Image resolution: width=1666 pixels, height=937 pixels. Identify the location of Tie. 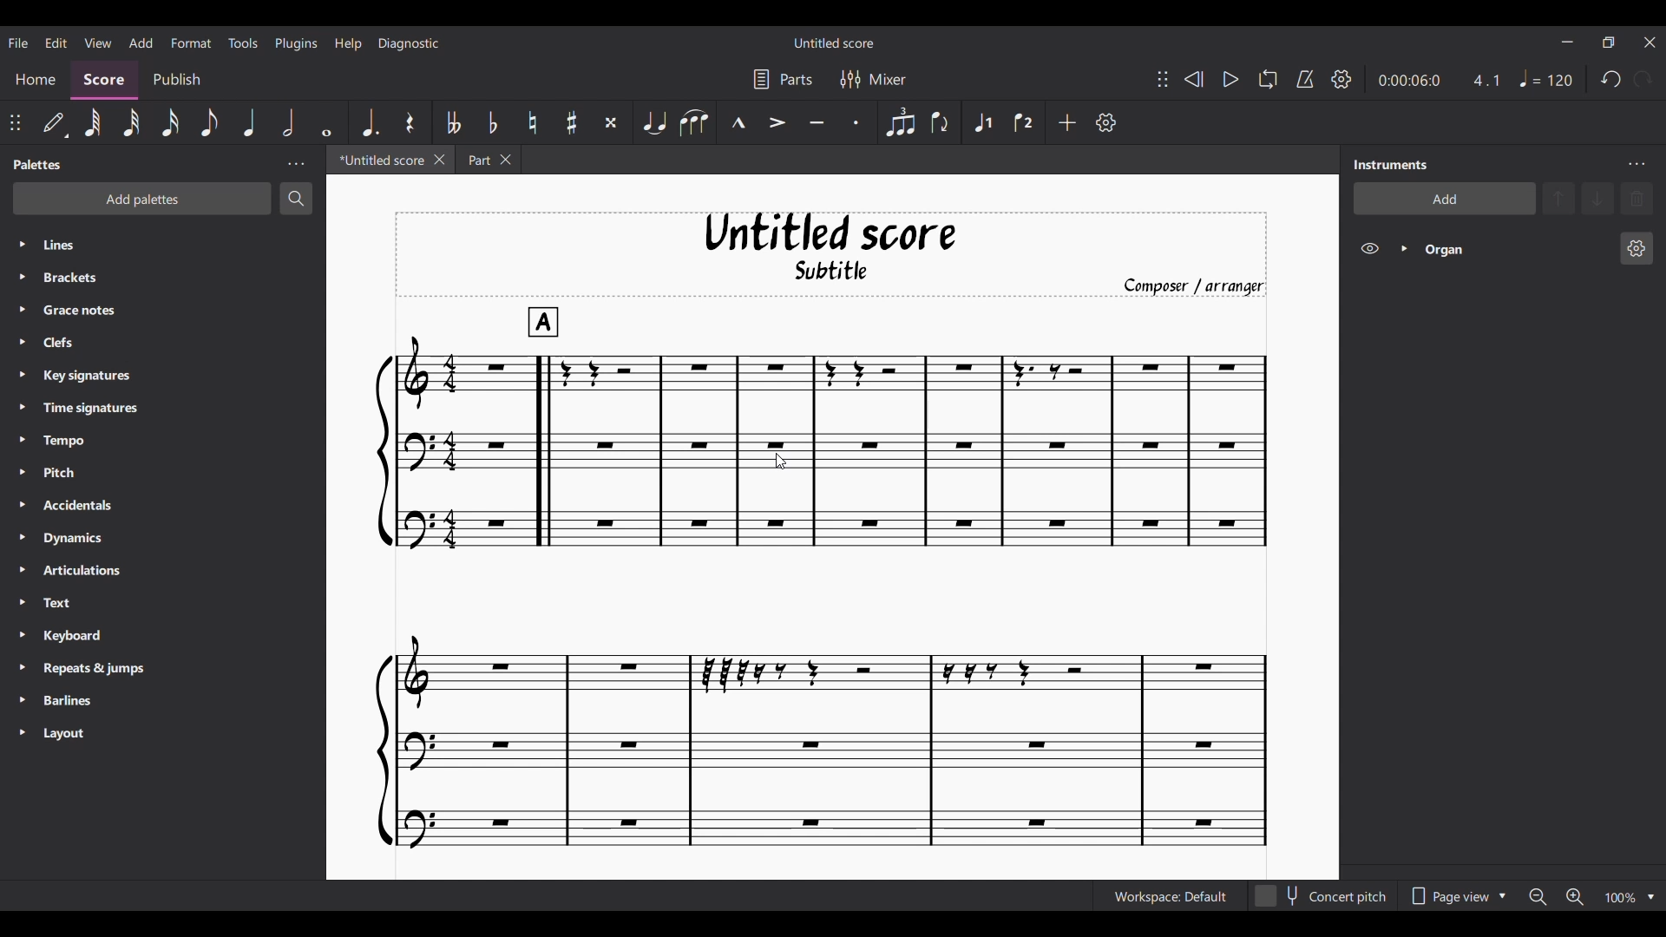
(654, 123).